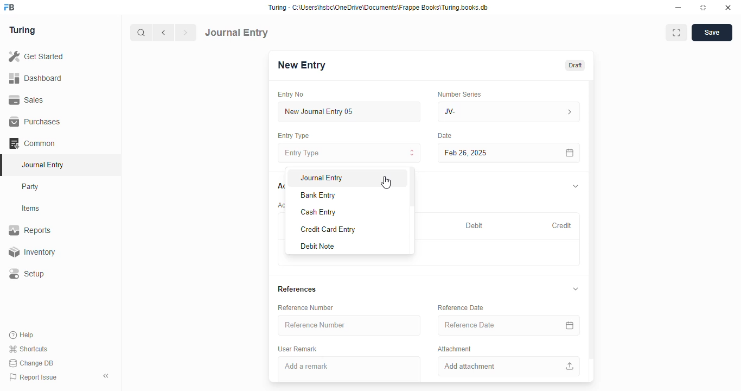 The width and height of the screenshot is (741, 391). I want to click on add attachment, so click(509, 366).